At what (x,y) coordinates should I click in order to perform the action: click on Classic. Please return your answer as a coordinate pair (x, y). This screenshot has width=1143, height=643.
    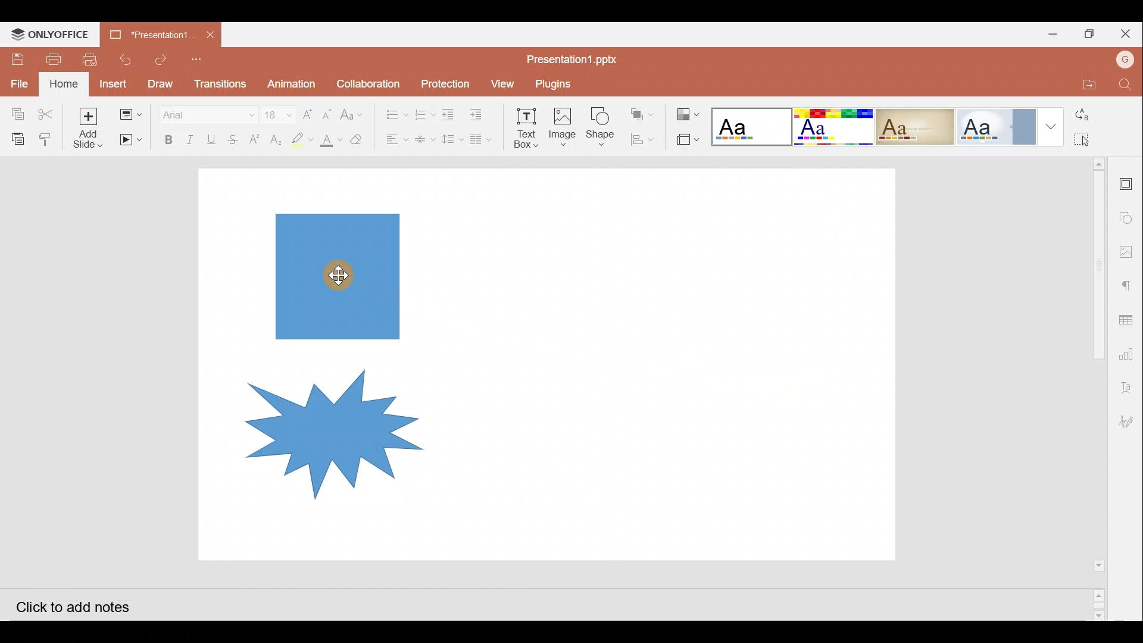
    Looking at the image, I should click on (915, 124).